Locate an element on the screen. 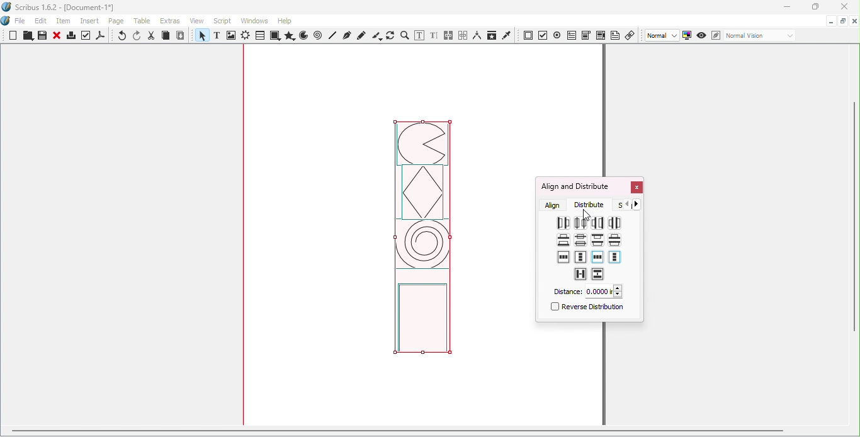 This screenshot has height=437, width=860. PDF list box is located at coordinates (601, 35).